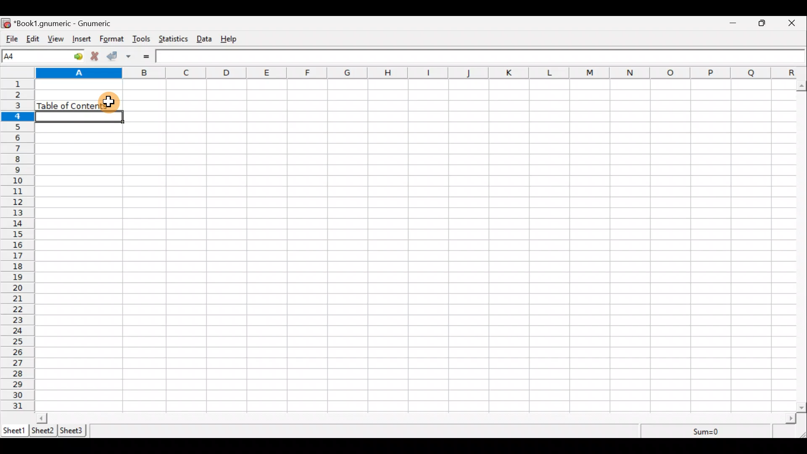 The image size is (807, 454). Describe the element at coordinates (132, 56) in the screenshot. I see `Accept change in multiple cells` at that location.